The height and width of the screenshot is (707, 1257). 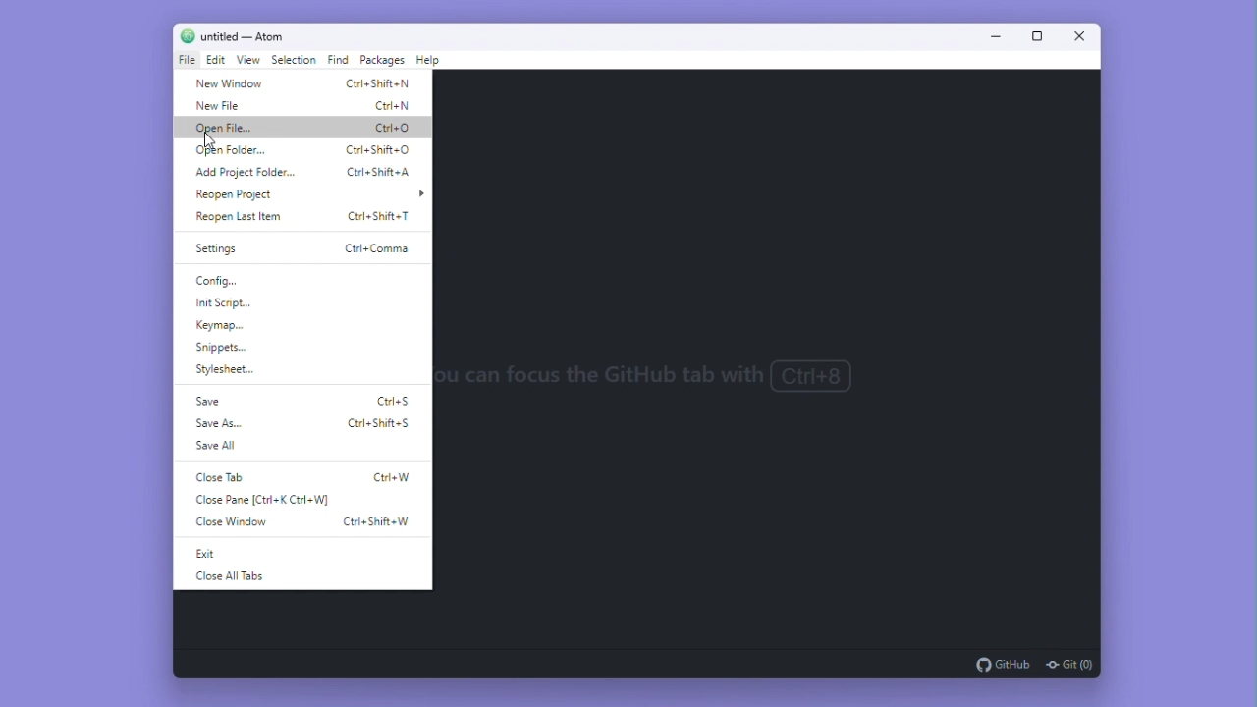 What do you see at coordinates (212, 136) in the screenshot?
I see `cursor` at bounding box center [212, 136].